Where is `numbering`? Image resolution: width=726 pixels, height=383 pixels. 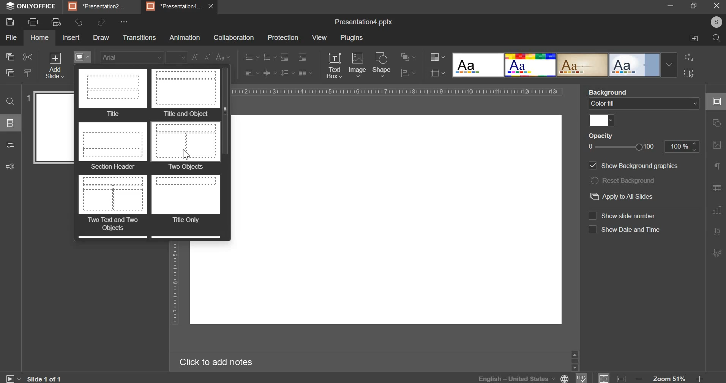 numbering is located at coordinates (269, 57).